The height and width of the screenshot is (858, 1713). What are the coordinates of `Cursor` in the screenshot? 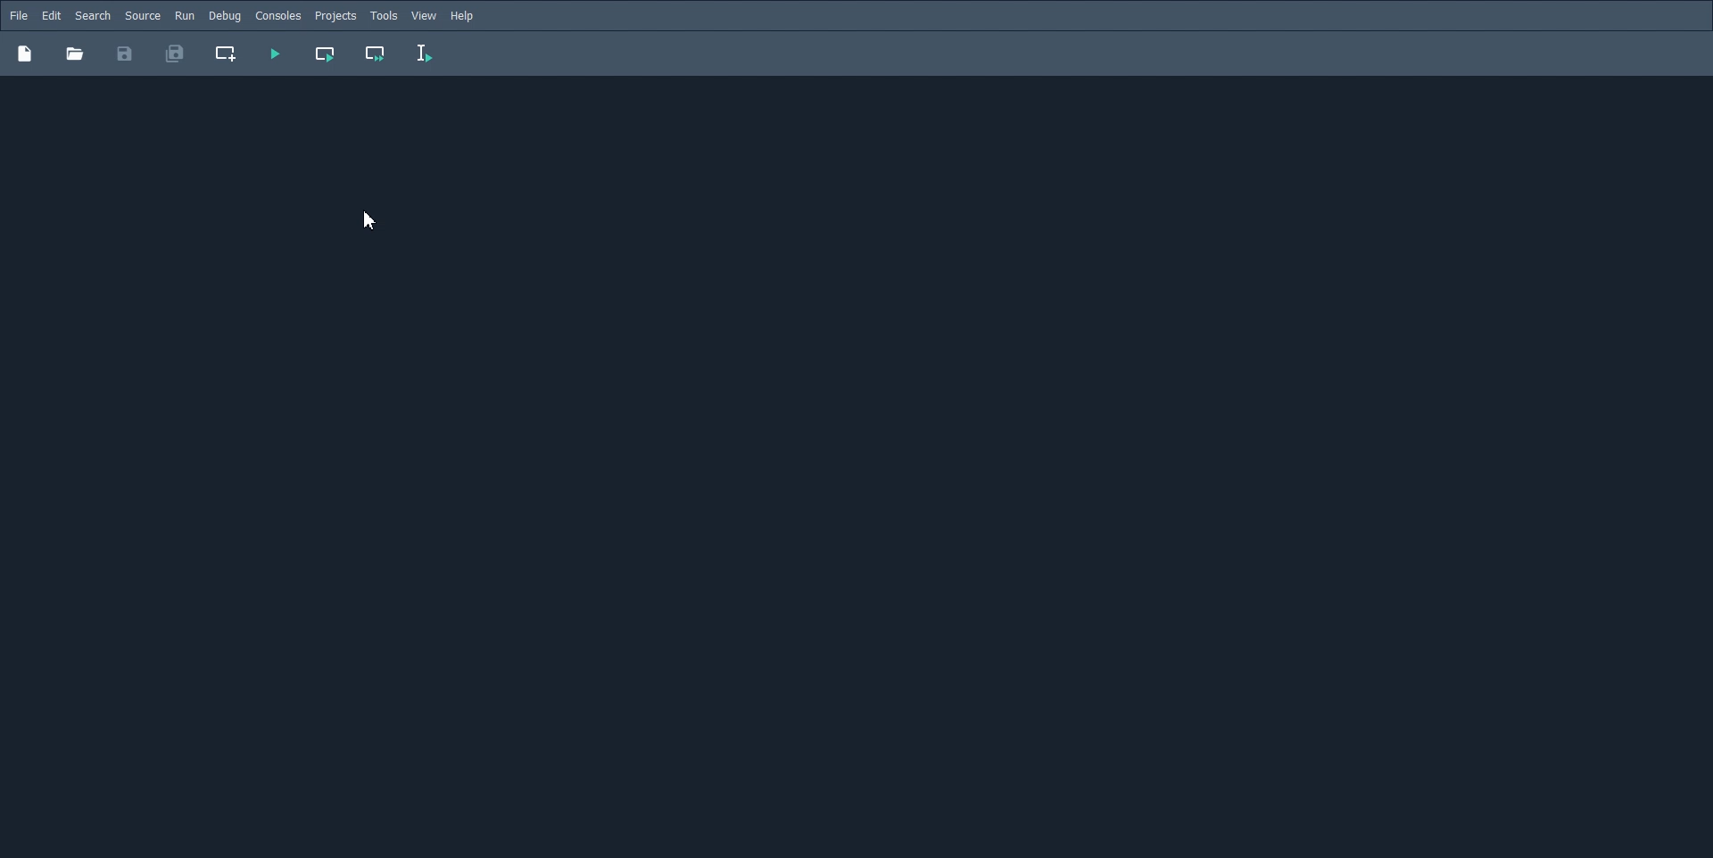 It's located at (370, 220).